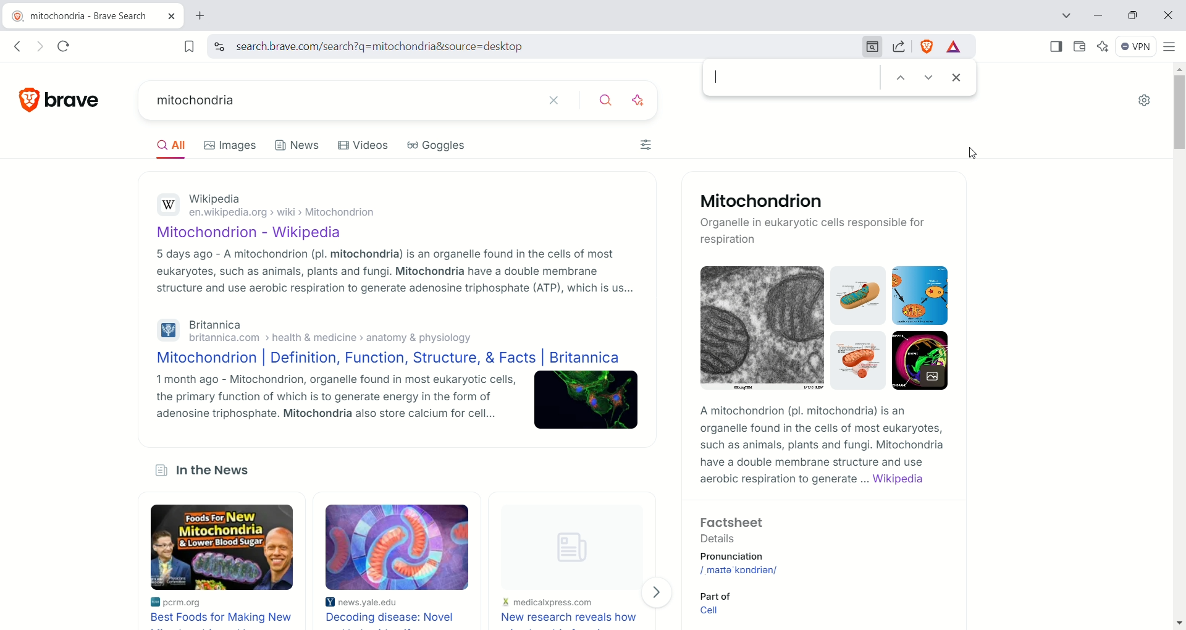 This screenshot has width=1186, height=630. Describe the element at coordinates (901, 79) in the screenshot. I see `previous` at that location.